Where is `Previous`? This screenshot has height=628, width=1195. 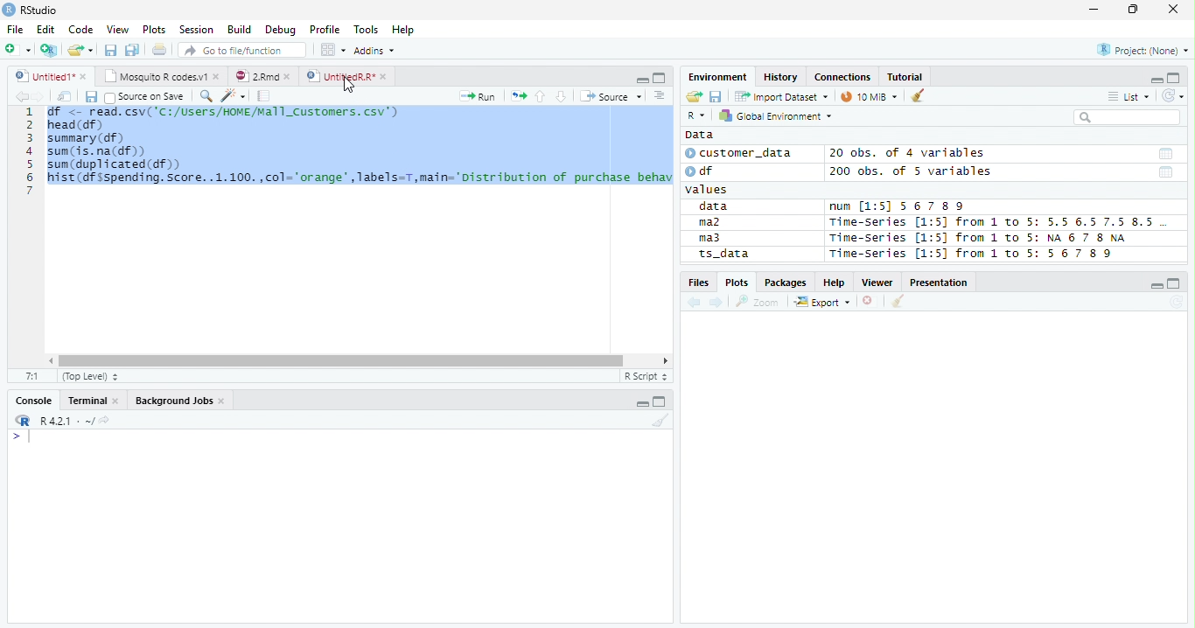
Previous is located at coordinates (696, 303).